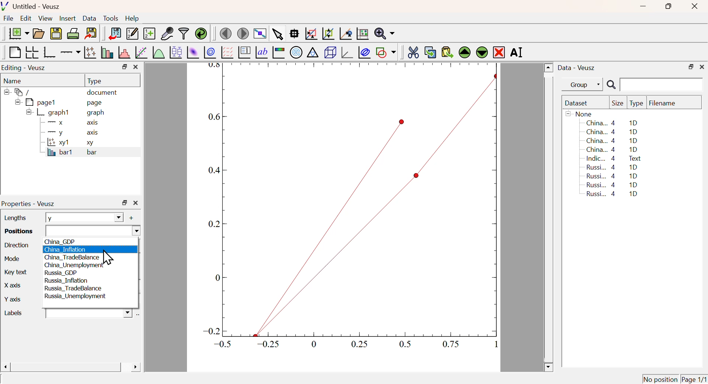 This screenshot has width=708, height=384. Describe the element at coordinates (69, 143) in the screenshot. I see `xy1 xy` at that location.